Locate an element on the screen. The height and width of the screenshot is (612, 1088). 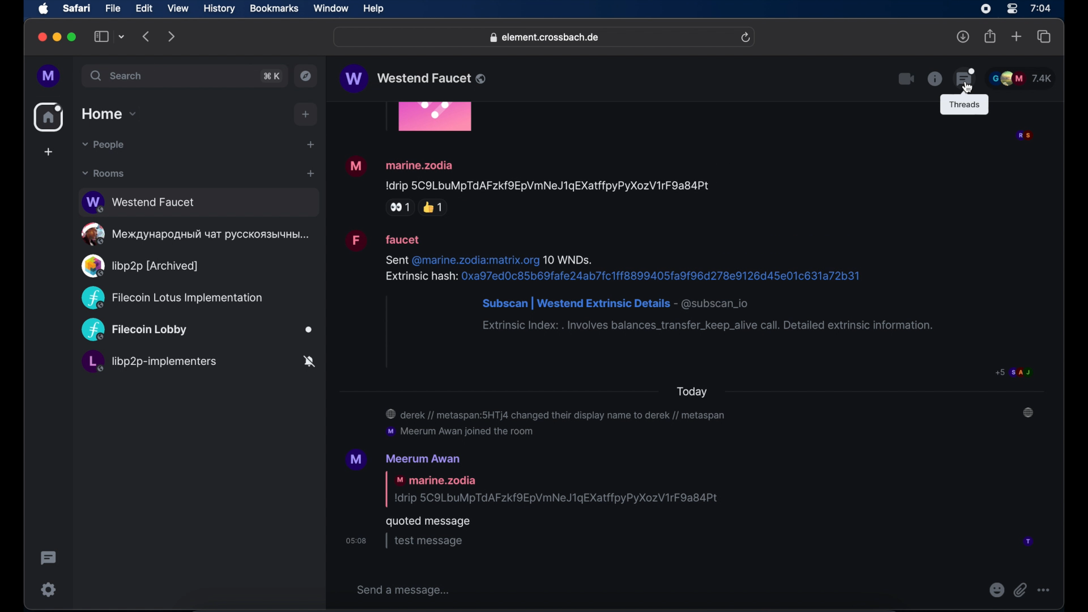
setting is located at coordinates (53, 588).